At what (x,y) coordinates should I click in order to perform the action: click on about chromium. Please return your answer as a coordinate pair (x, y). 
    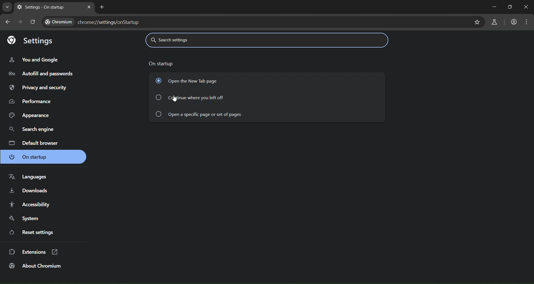
    Looking at the image, I should click on (36, 266).